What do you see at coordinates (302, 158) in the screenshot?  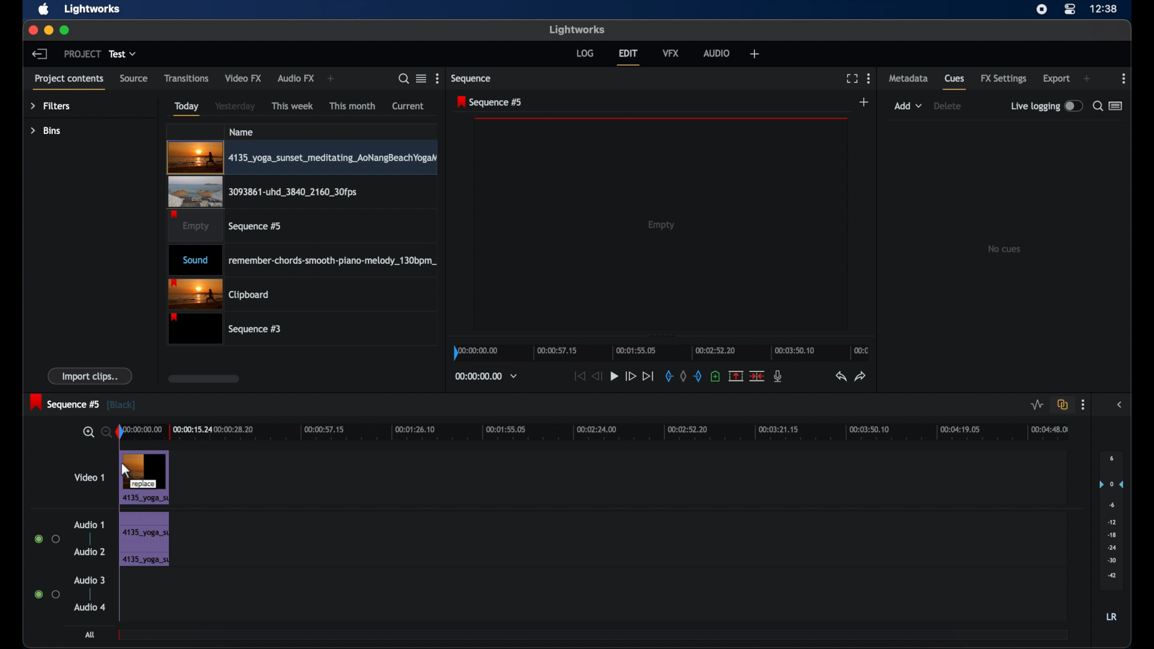 I see `video clip` at bounding box center [302, 158].